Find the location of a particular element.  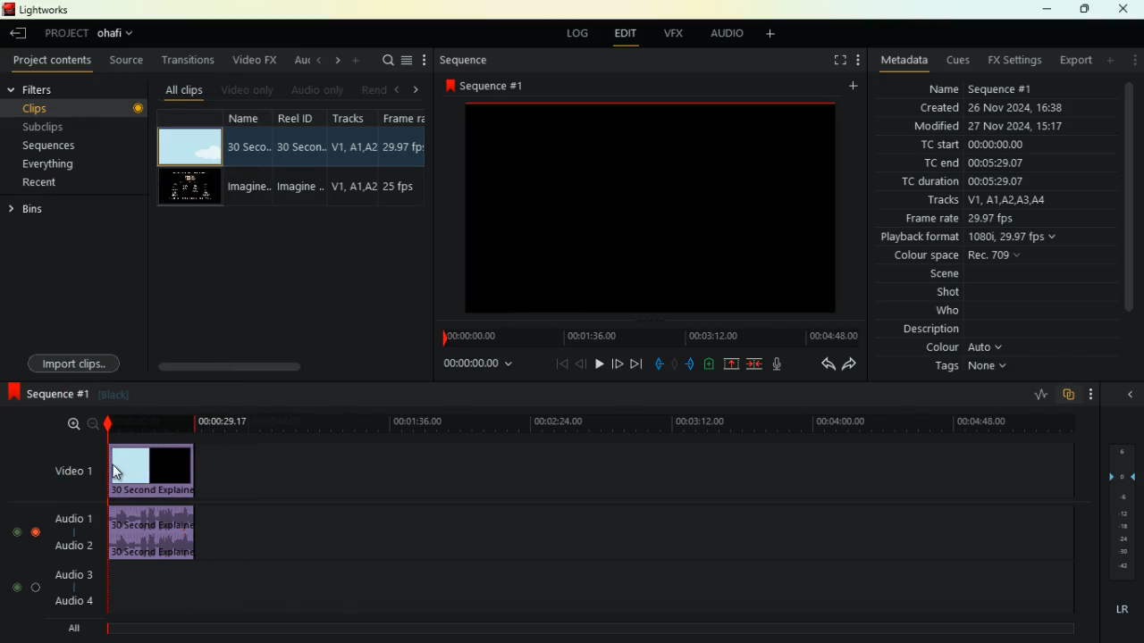

scroll is located at coordinates (1129, 205).